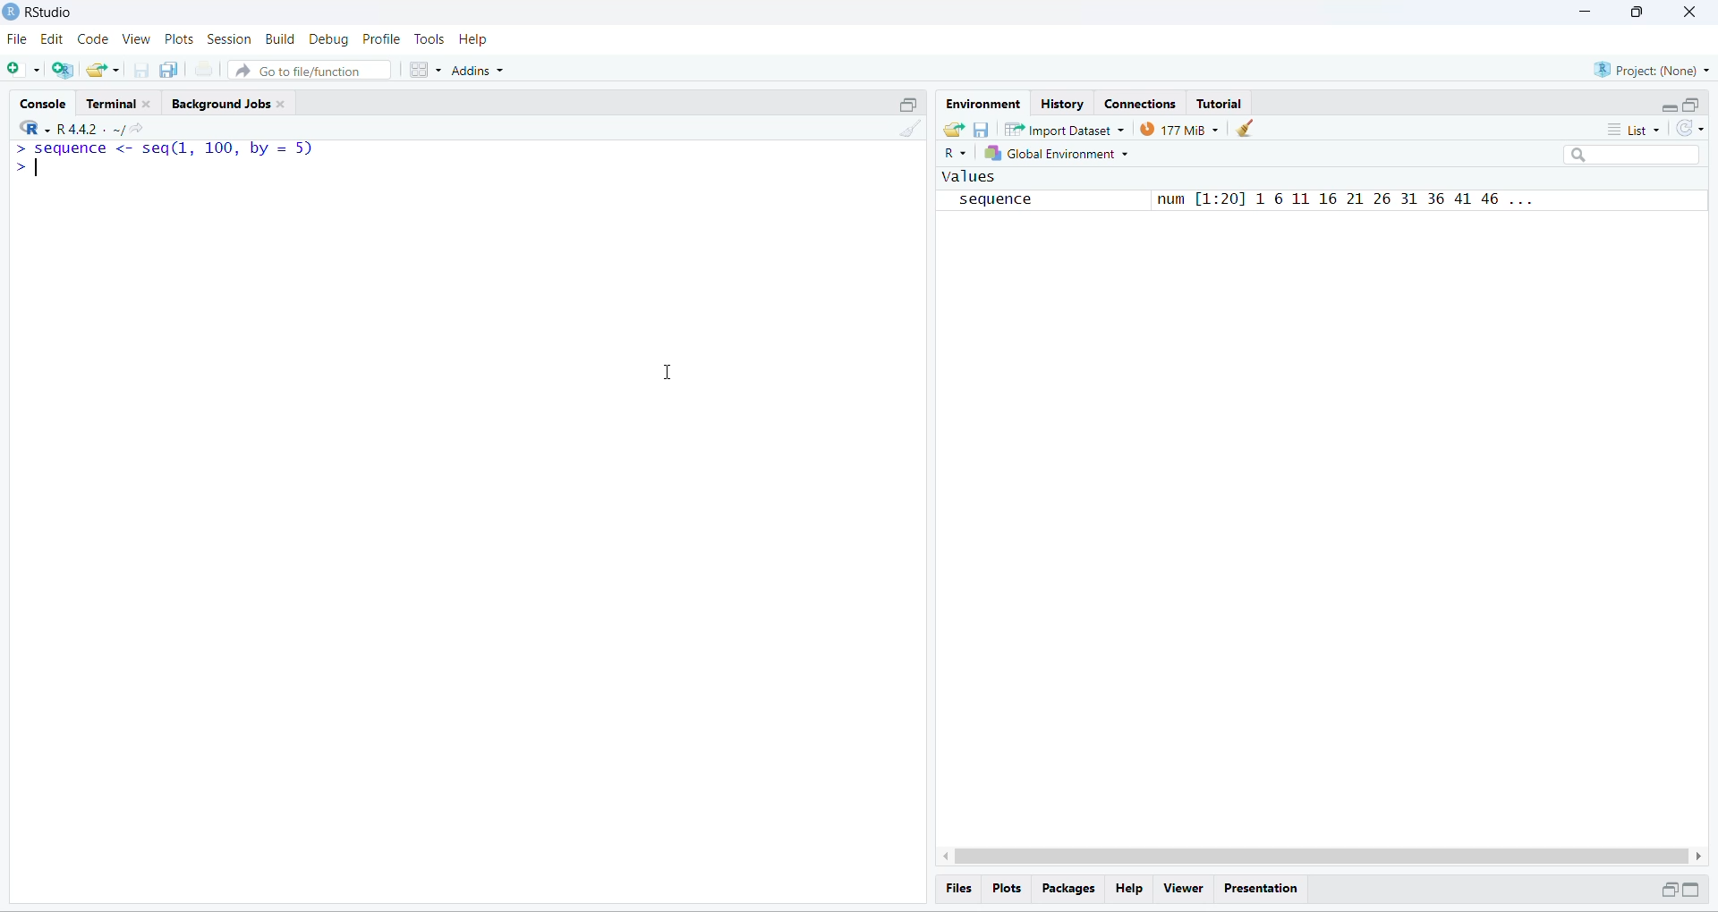  I want to click on grid, so click(427, 71).